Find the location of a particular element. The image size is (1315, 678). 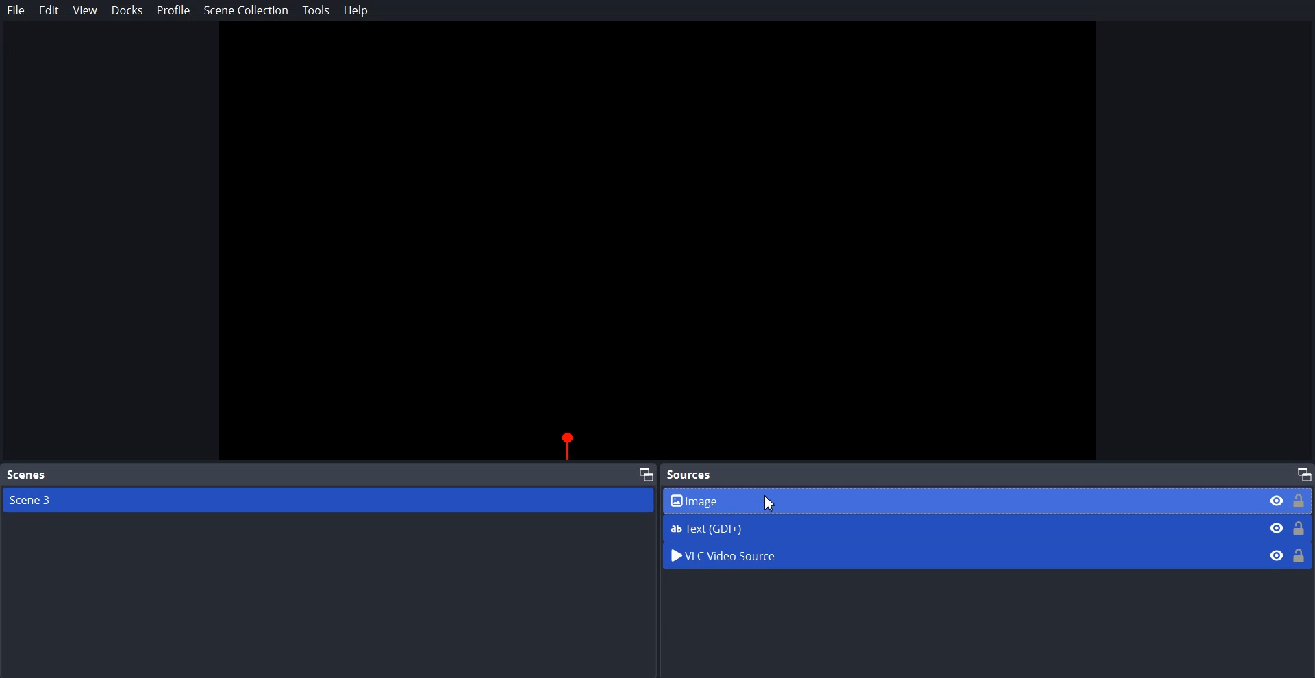

View is located at coordinates (85, 11).